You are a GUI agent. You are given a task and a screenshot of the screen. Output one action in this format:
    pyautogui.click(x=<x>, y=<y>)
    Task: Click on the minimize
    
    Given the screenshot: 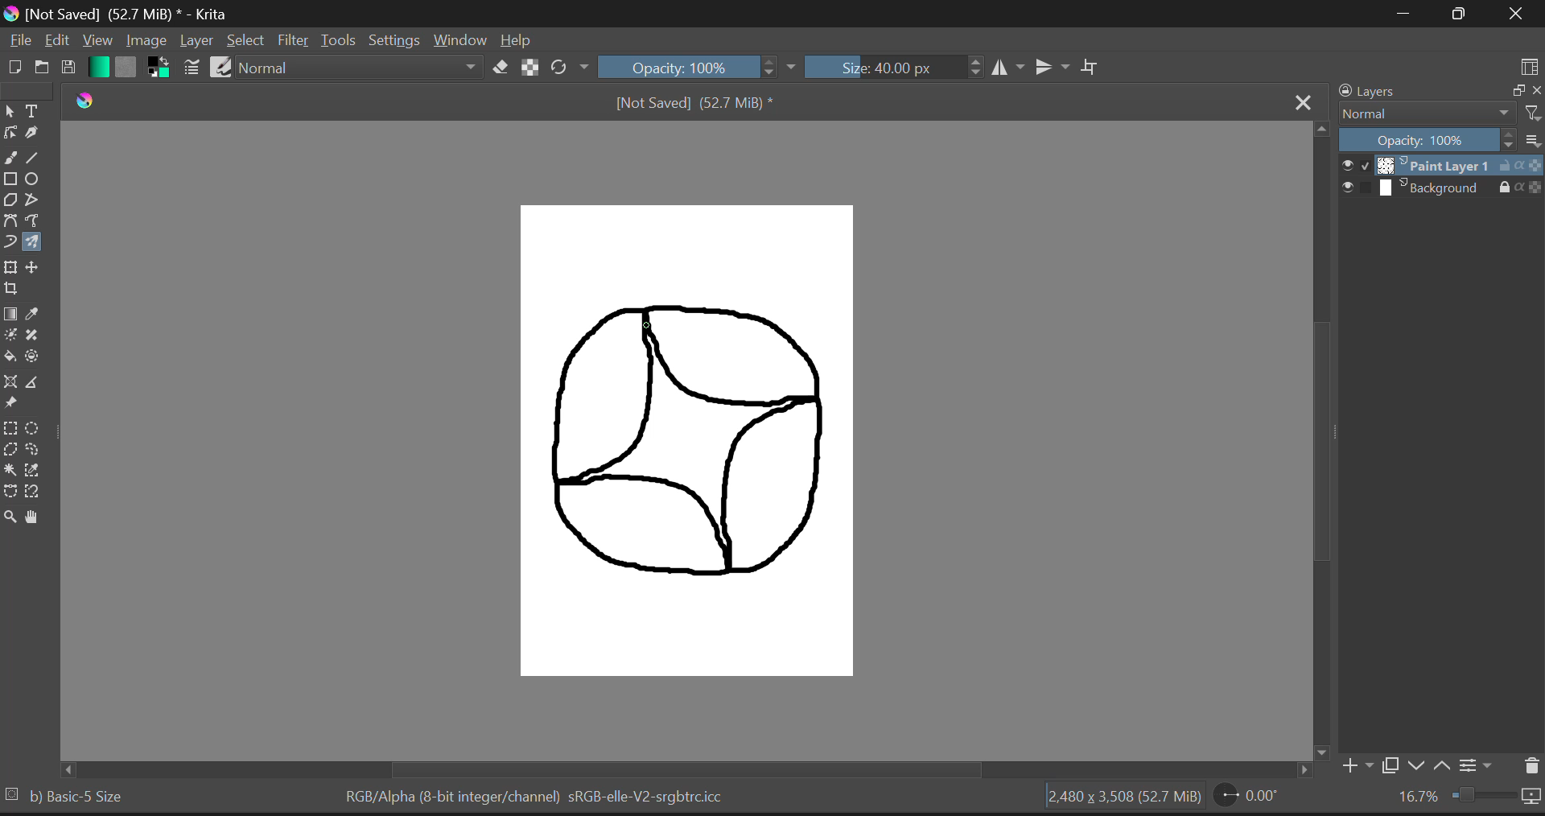 What is the action you would take?
    pyautogui.click(x=1516, y=89)
    